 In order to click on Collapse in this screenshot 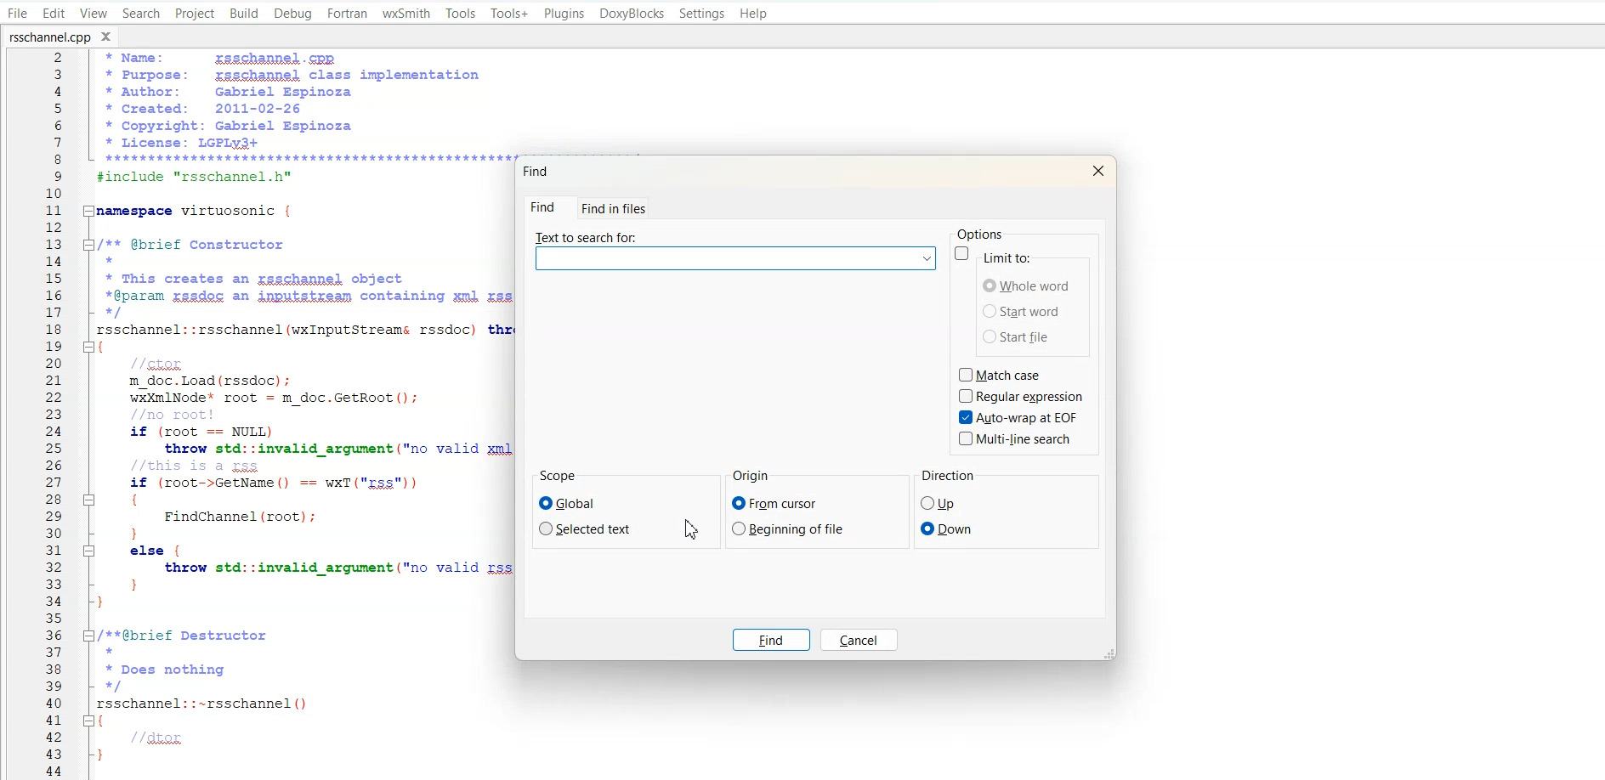, I will do `click(89, 346)`.